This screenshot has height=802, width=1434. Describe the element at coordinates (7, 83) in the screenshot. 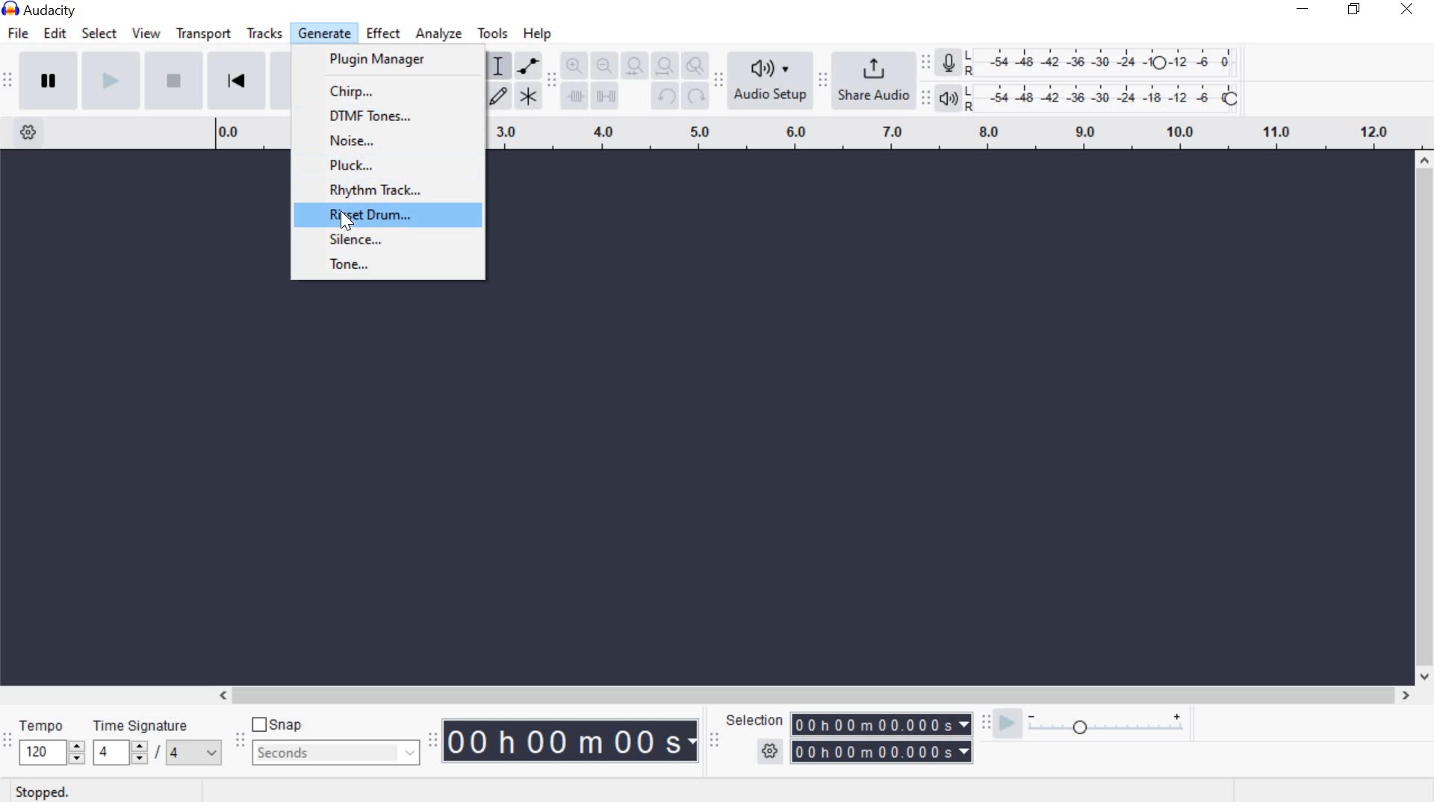

I see `Transport toolbar` at that location.